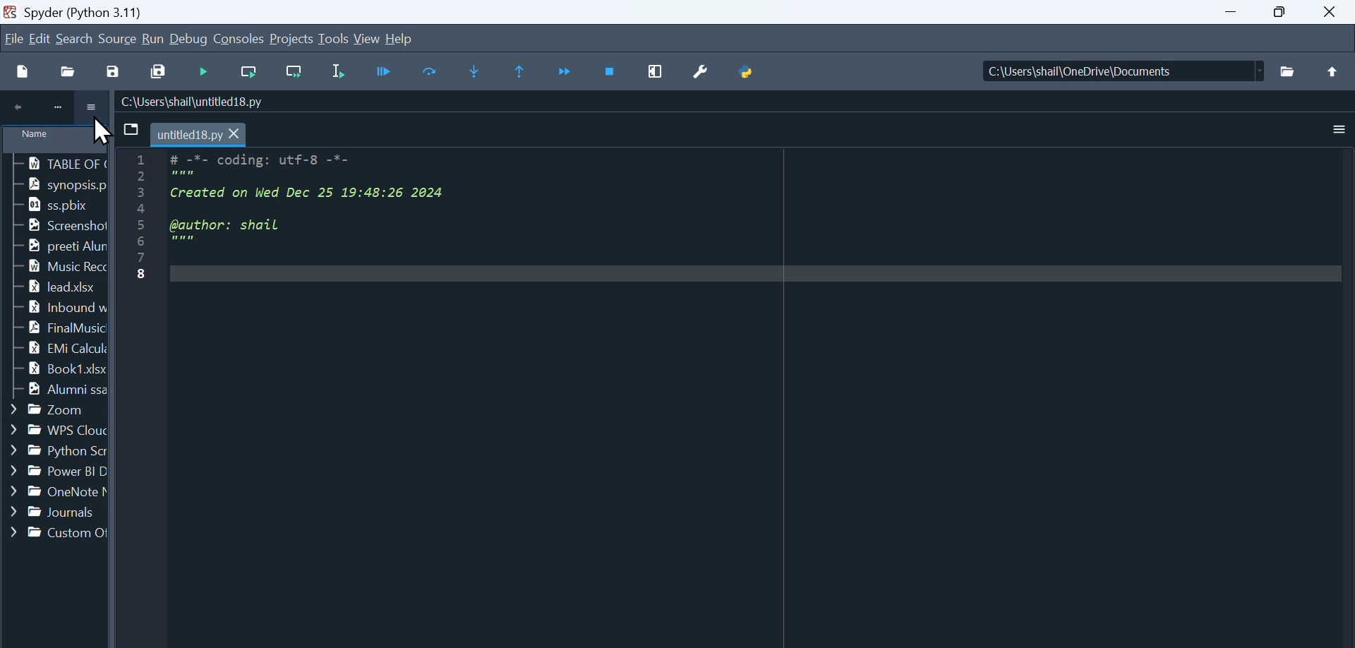 This screenshot has width=1355, height=648. What do you see at coordinates (748, 67) in the screenshot?
I see `Python path manager` at bounding box center [748, 67].